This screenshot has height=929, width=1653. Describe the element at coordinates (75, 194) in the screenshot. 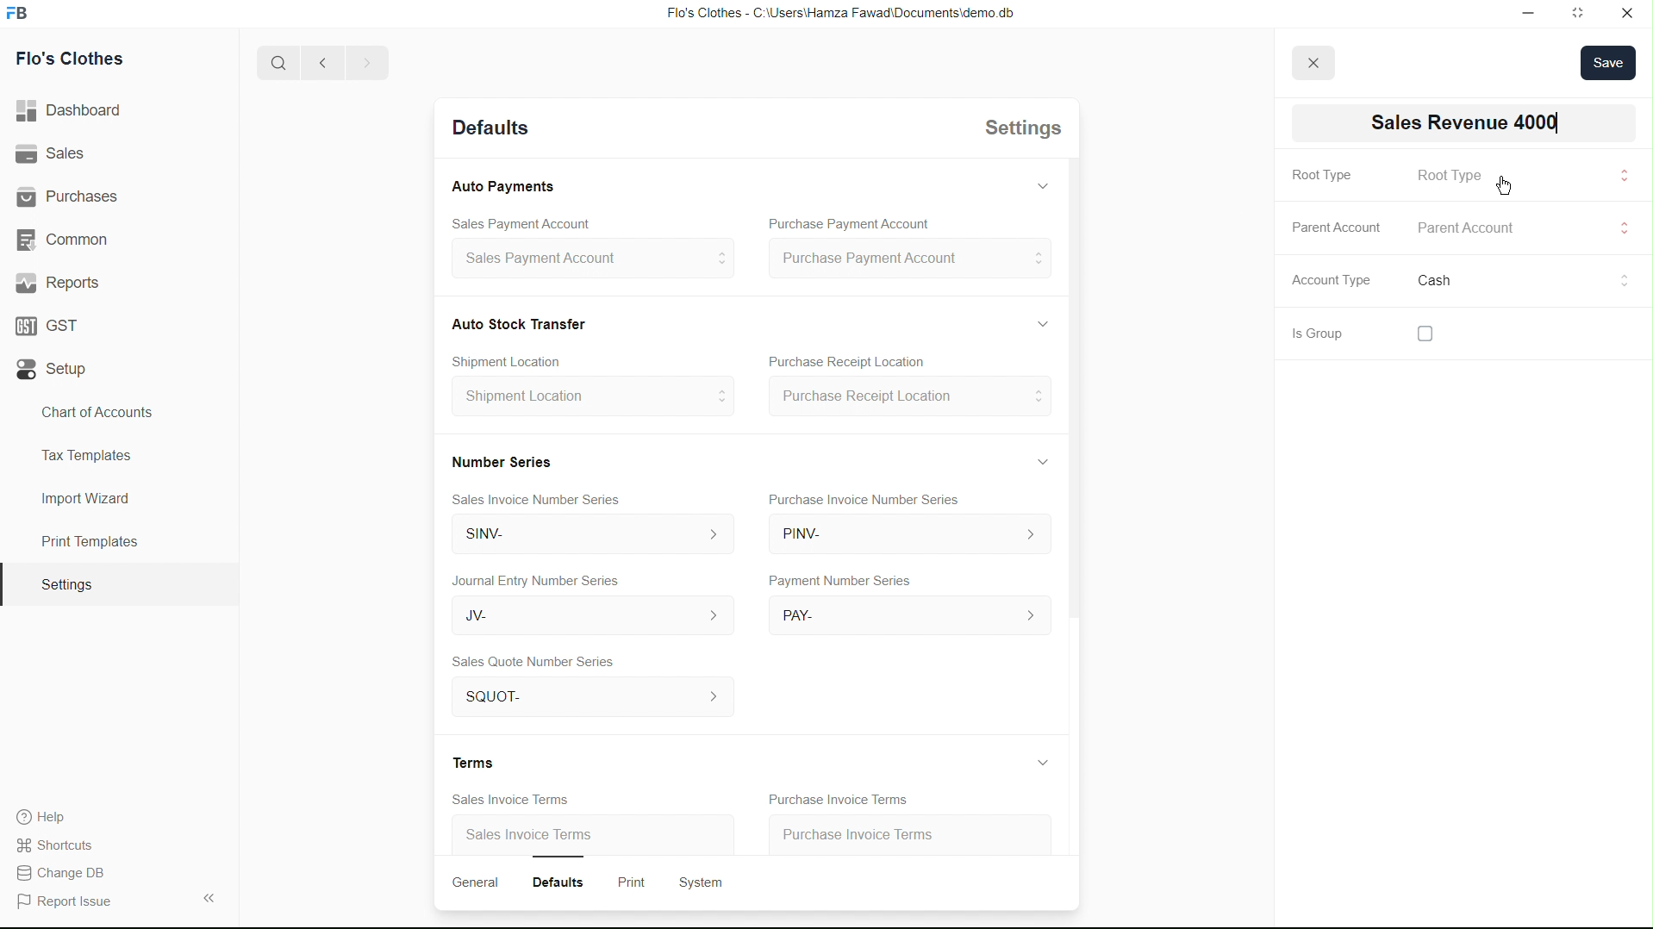

I see `| Purchases` at that location.